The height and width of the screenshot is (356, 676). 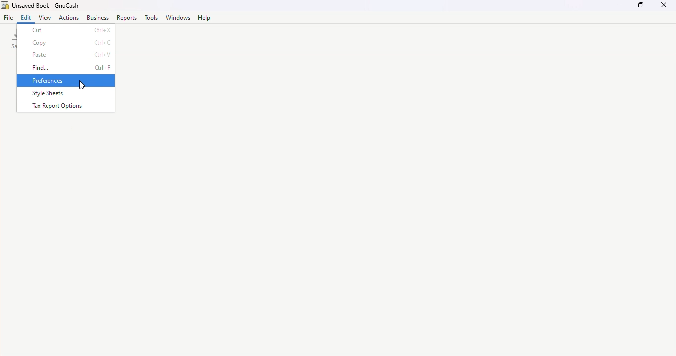 What do you see at coordinates (66, 30) in the screenshot?
I see `Cut` at bounding box center [66, 30].